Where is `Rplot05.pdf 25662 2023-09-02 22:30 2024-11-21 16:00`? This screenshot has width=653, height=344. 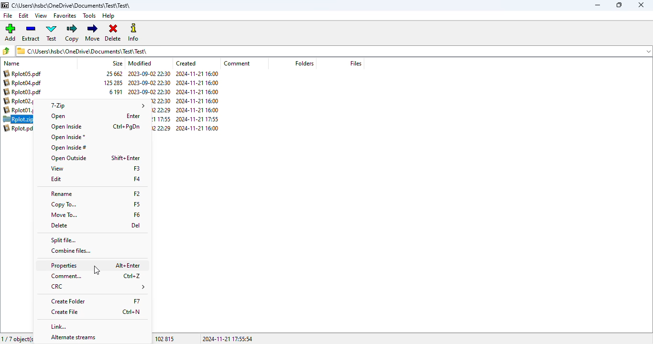
Rplot05.pdf 25662 2023-09-02 22:30 2024-11-21 16:00 is located at coordinates (110, 74).